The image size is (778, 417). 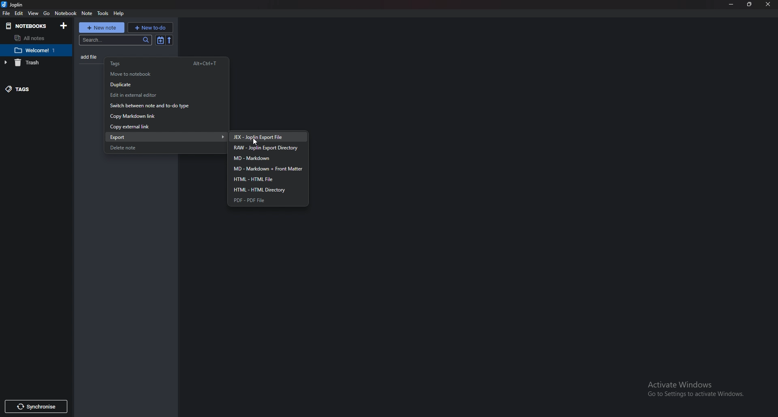 What do you see at coordinates (162, 95) in the screenshot?
I see `Edit in external editor` at bounding box center [162, 95].